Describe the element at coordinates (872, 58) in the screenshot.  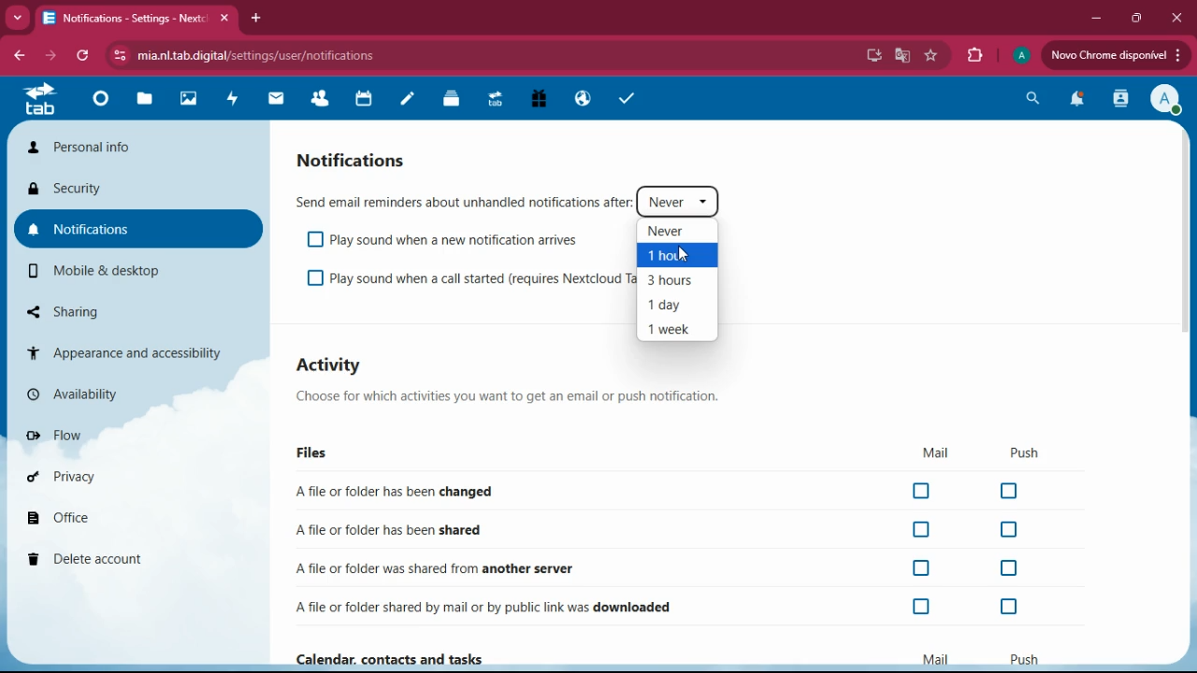
I see `desktop` at that location.